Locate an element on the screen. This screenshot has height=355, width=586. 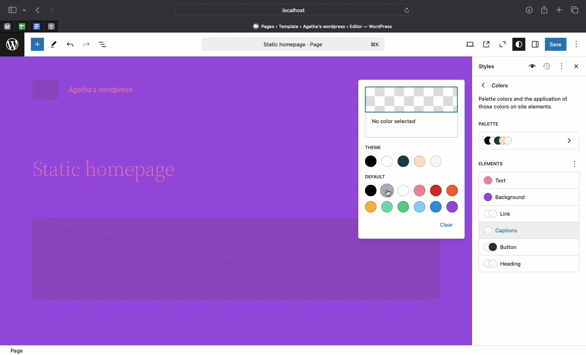
Toggle blocker is located at coordinates (37, 44).